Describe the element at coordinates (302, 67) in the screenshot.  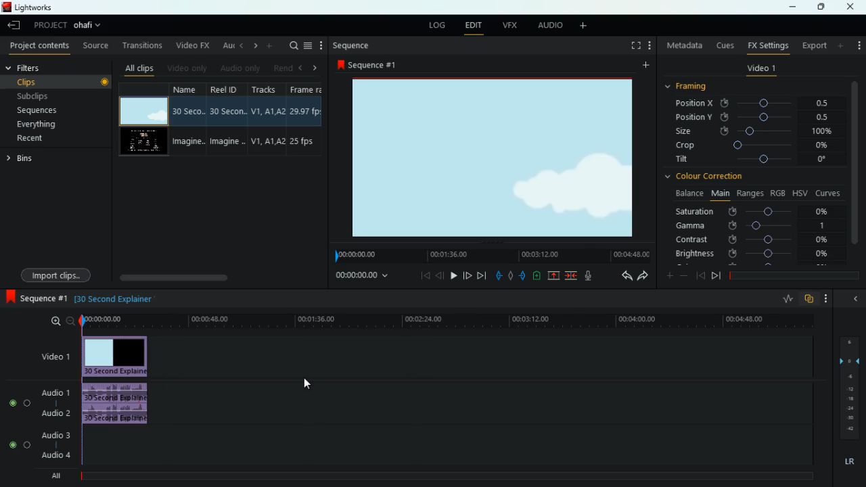
I see `left` at that location.